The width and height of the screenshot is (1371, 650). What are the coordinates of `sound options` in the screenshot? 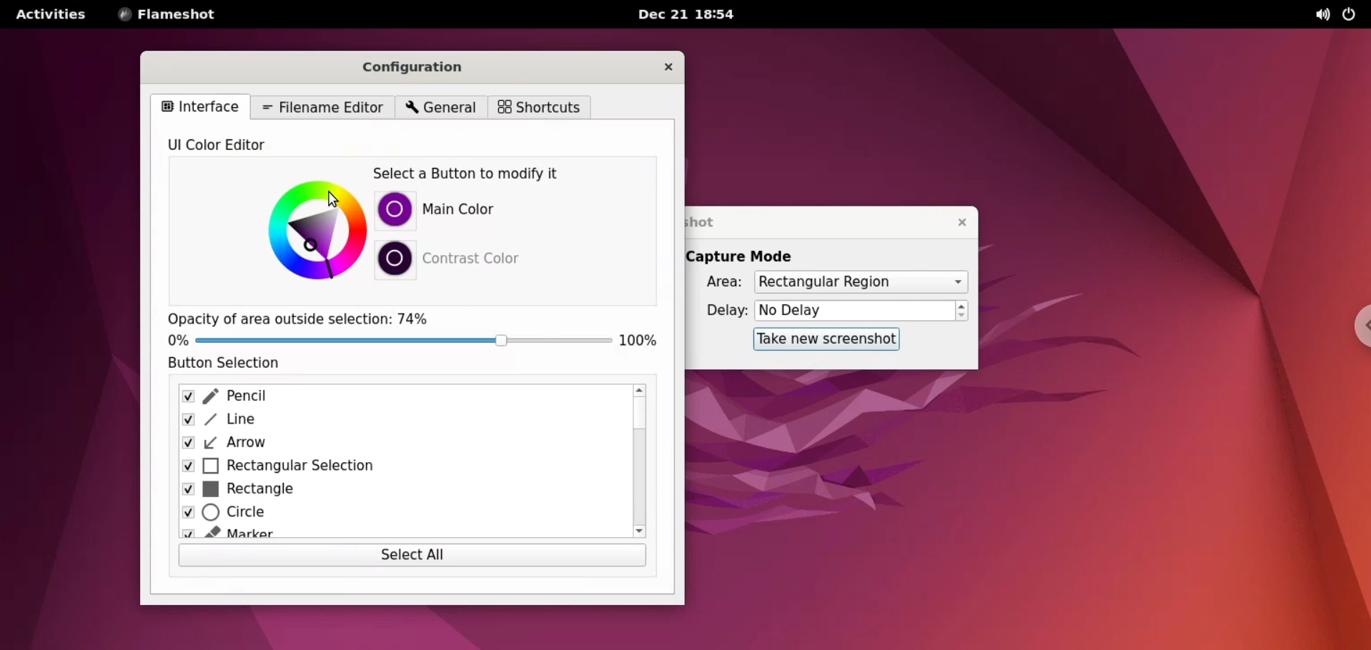 It's located at (1325, 15).